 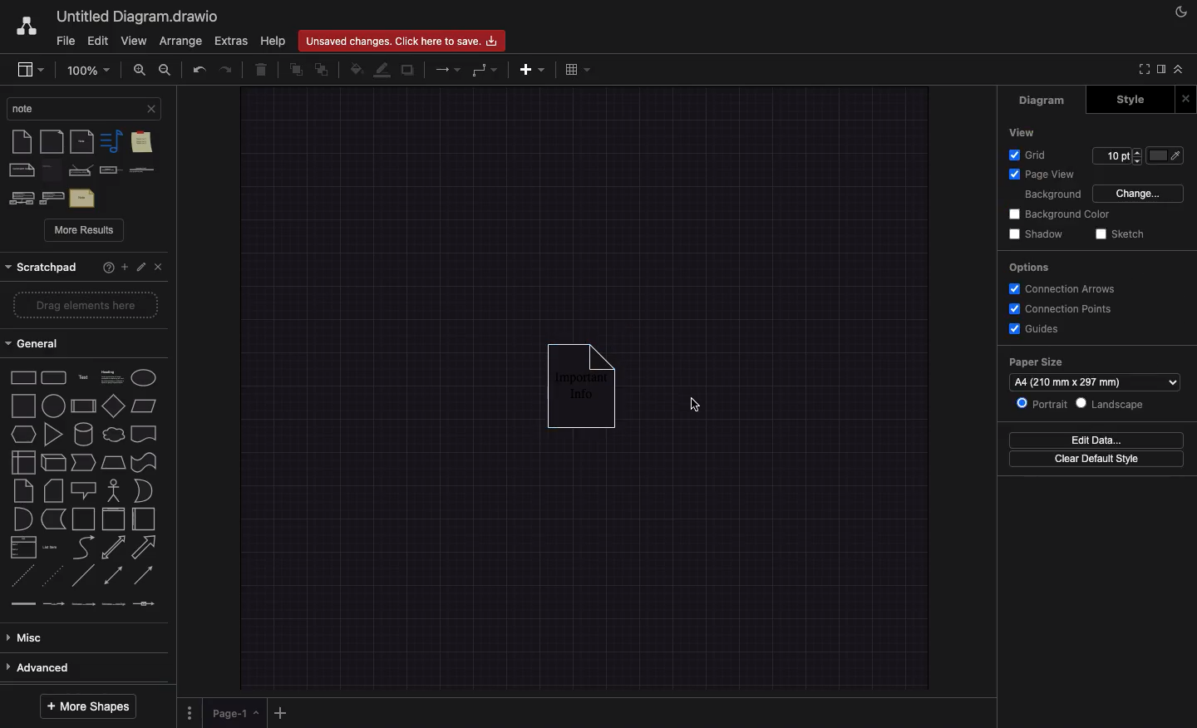 What do you see at coordinates (53, 578) in the screenshot?
I see `dotted line` at bounding box center [53, 578].